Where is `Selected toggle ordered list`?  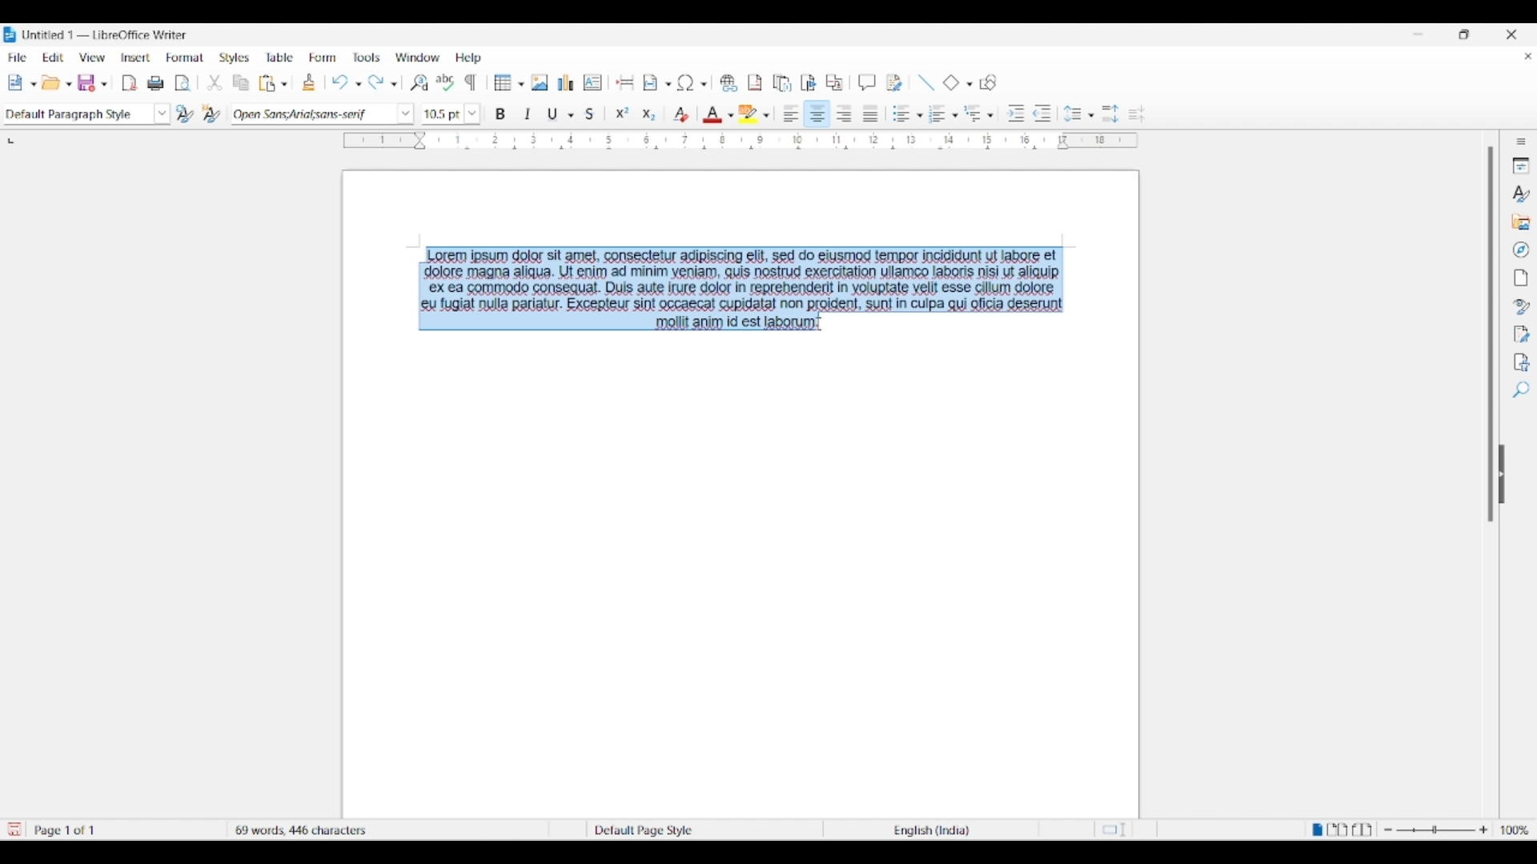
Selected toggle ordered list is located at coordinates (937, 113).